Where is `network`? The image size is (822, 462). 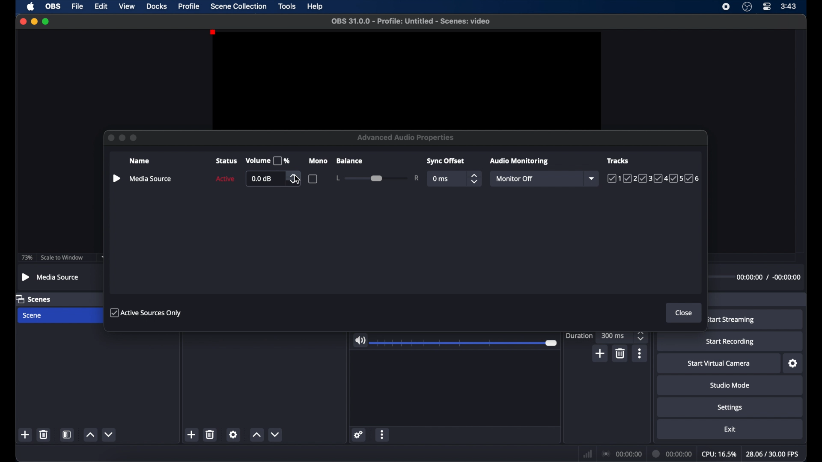
network is located at coordinates (588, 454).